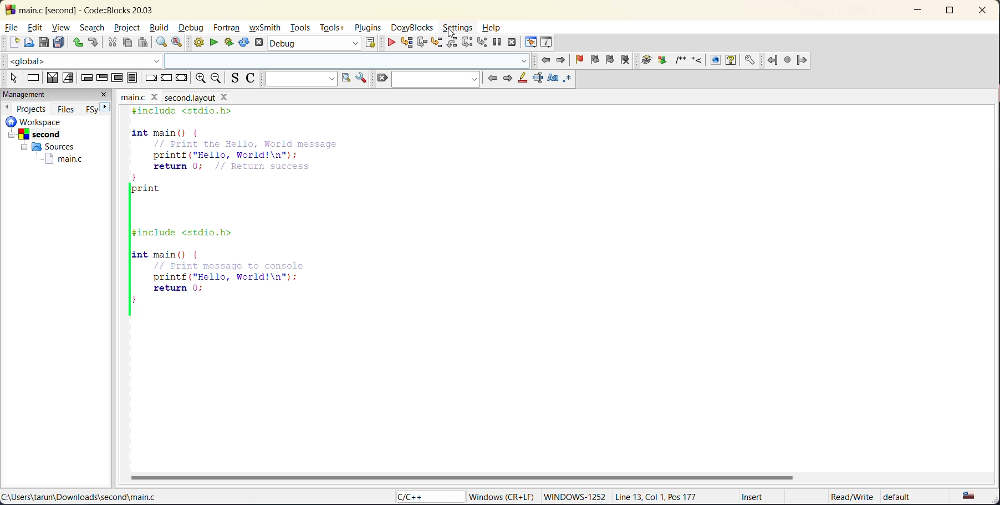  What do you see at coordinates (57, 159) in the screenshot?
I see `main.c` at bounding box center [57, 159].